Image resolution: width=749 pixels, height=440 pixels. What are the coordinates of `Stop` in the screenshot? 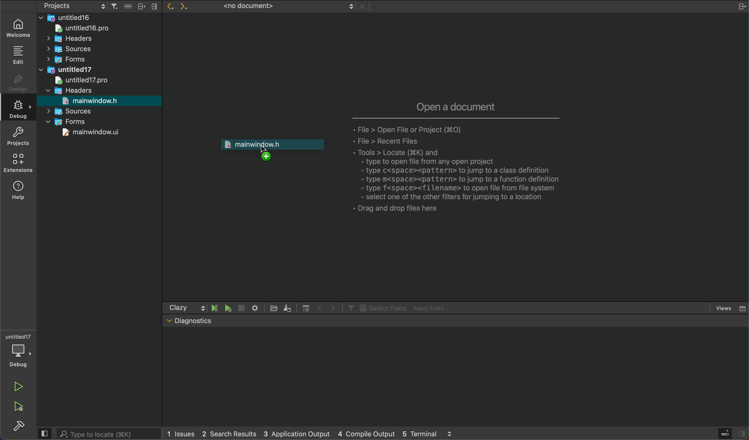 It's located at (241, 308).